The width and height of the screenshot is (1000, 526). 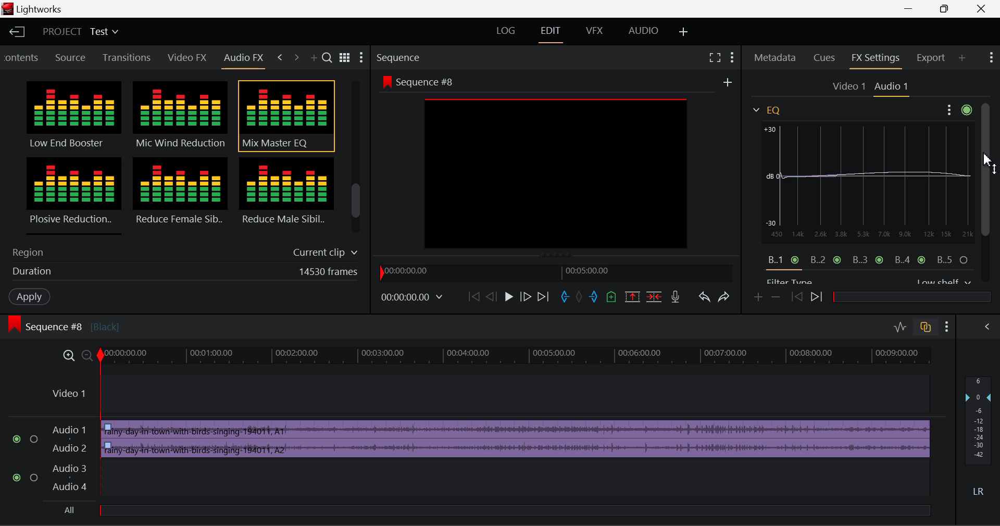 I want to click on Decibel Level, so click(x=980, y=439).